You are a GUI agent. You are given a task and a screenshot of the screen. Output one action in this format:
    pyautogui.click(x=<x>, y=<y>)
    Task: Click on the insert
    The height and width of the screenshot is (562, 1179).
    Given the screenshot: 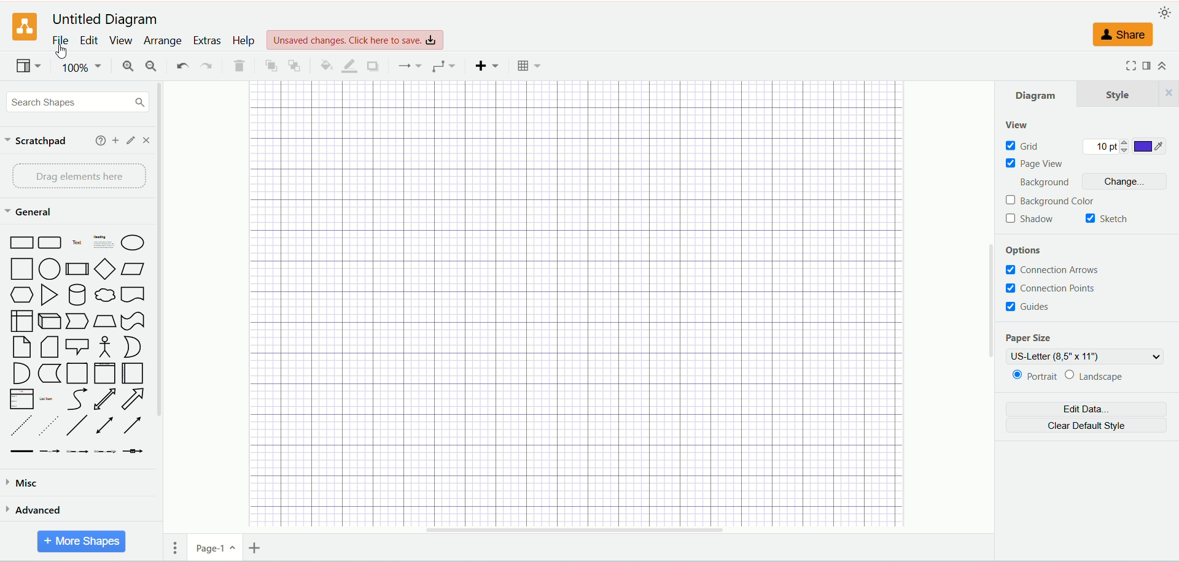 What is the action you would take?
    pyautogui.click(x=486, y=64)
    